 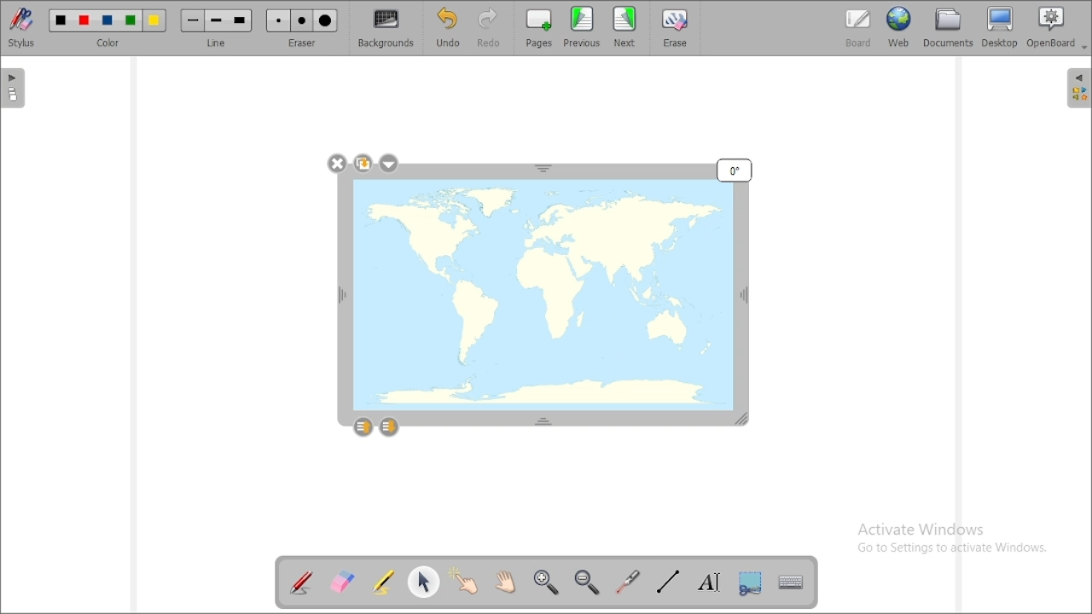 What do you see at coordinates (382, 582) in the screenshot?
I see `highlight` at bounding box center [382, 582].